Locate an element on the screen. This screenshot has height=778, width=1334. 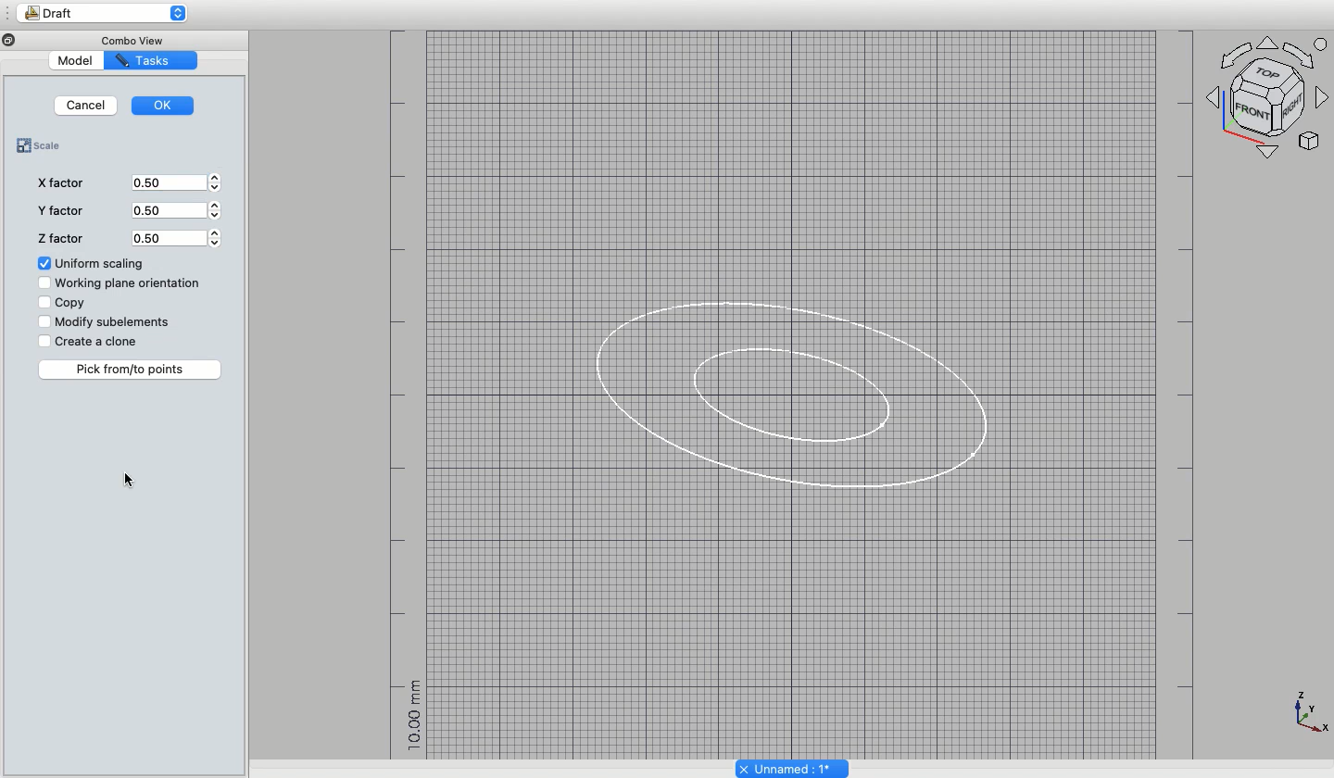
Create a clone is located at coordinates (92, 341).